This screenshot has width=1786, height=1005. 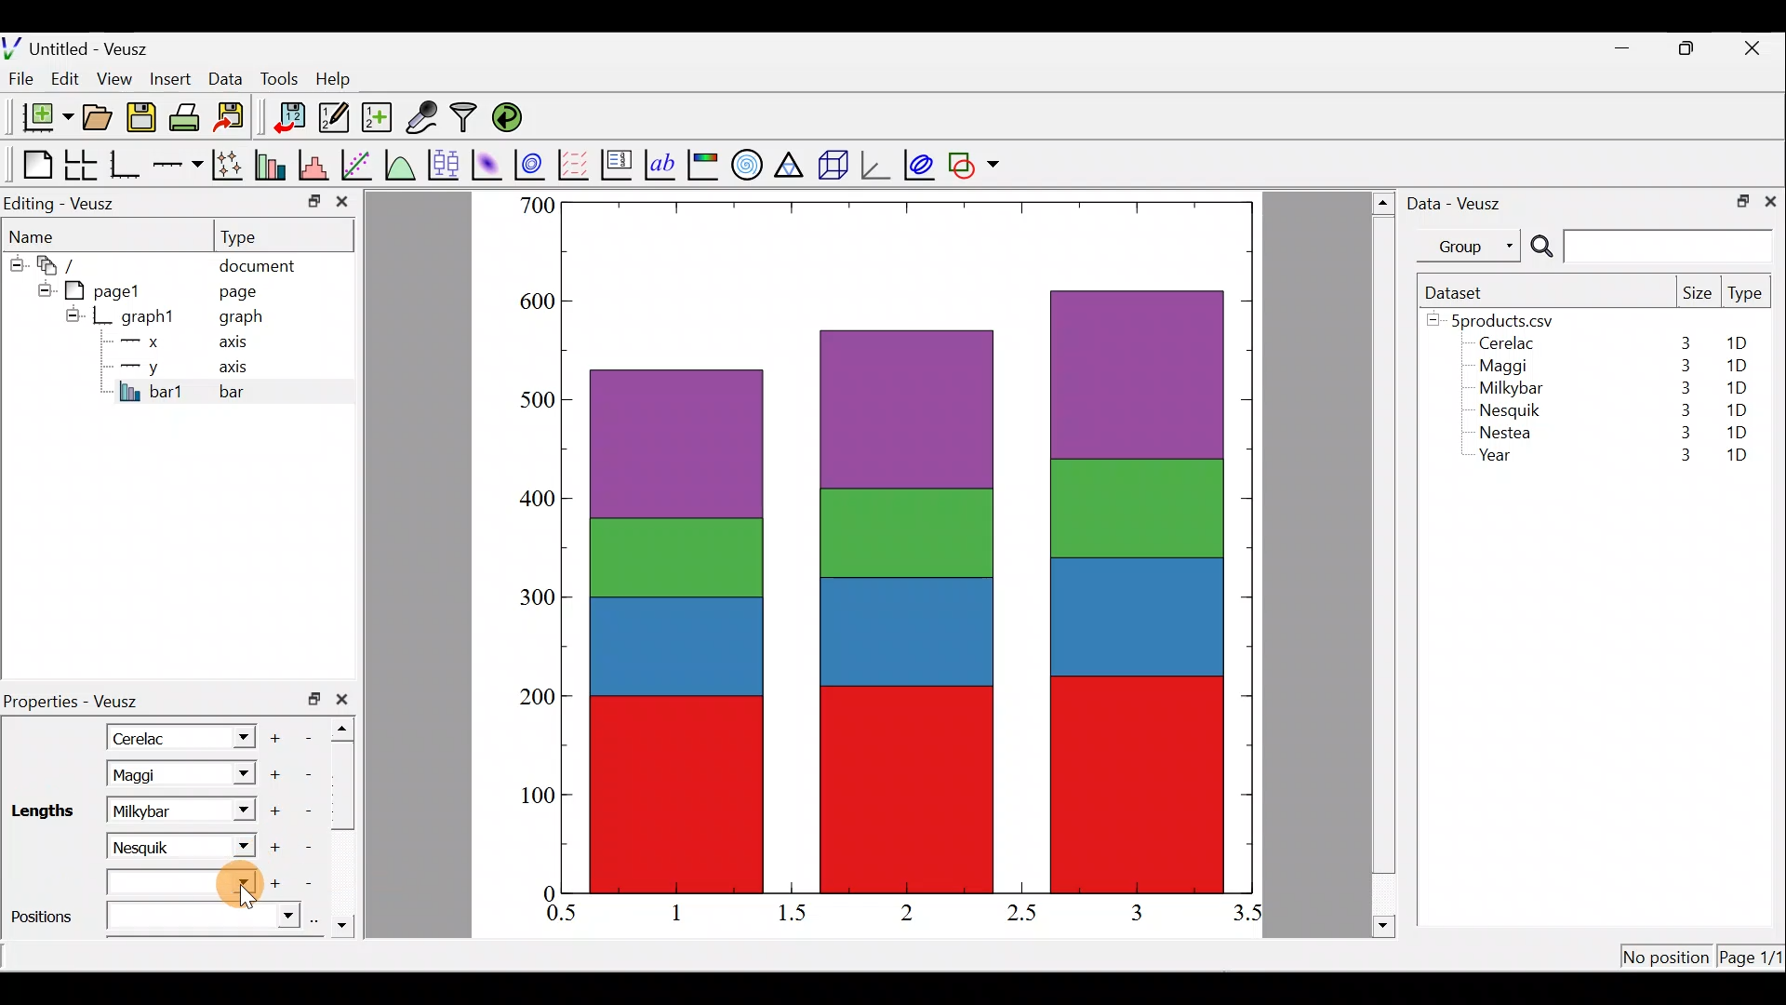 What do you see at coordinates (43, 234) in the screenshot?
I see `Name` at bounding box center [43, 234].